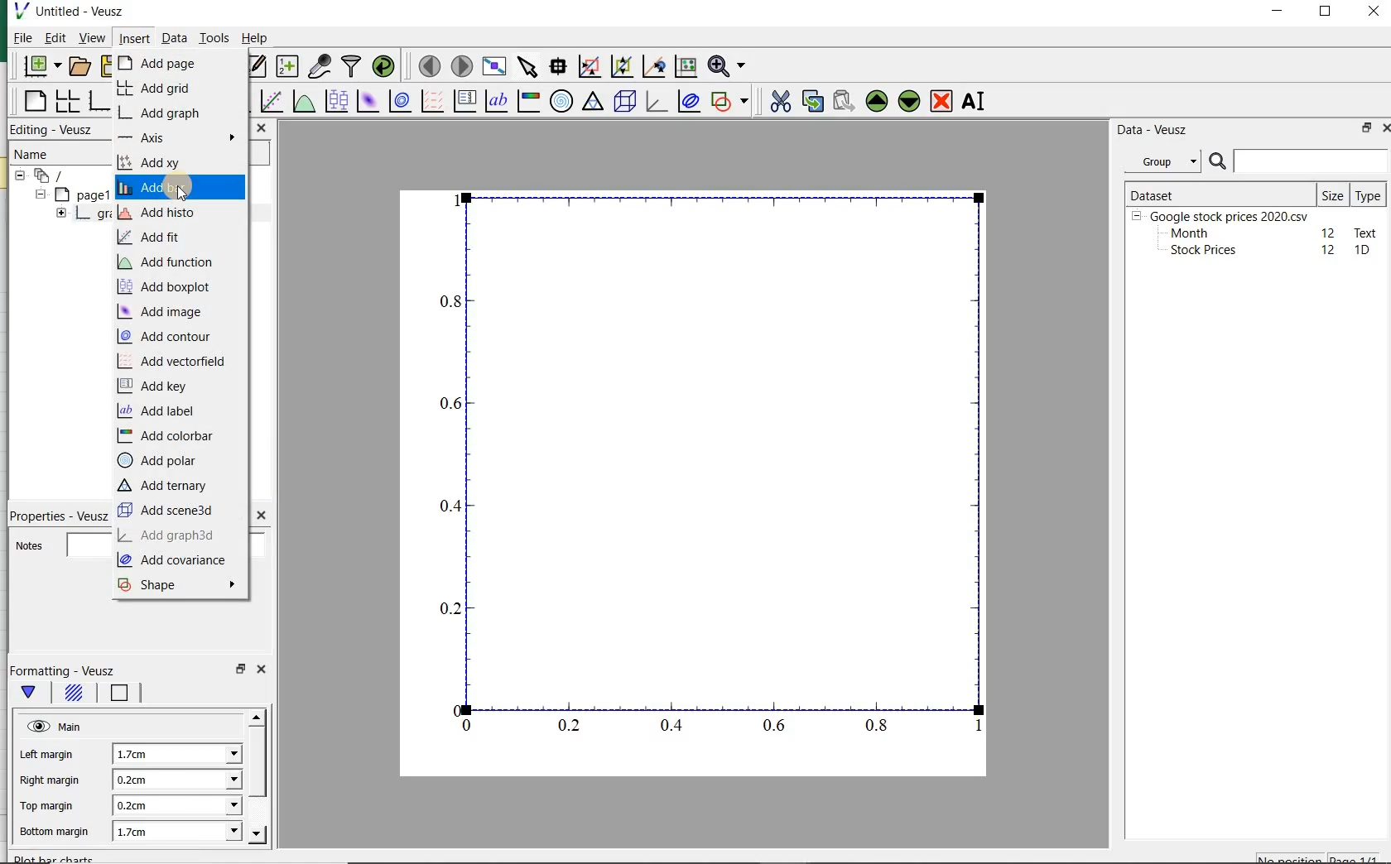  I want to click on ternary graph, so click(592, 103).